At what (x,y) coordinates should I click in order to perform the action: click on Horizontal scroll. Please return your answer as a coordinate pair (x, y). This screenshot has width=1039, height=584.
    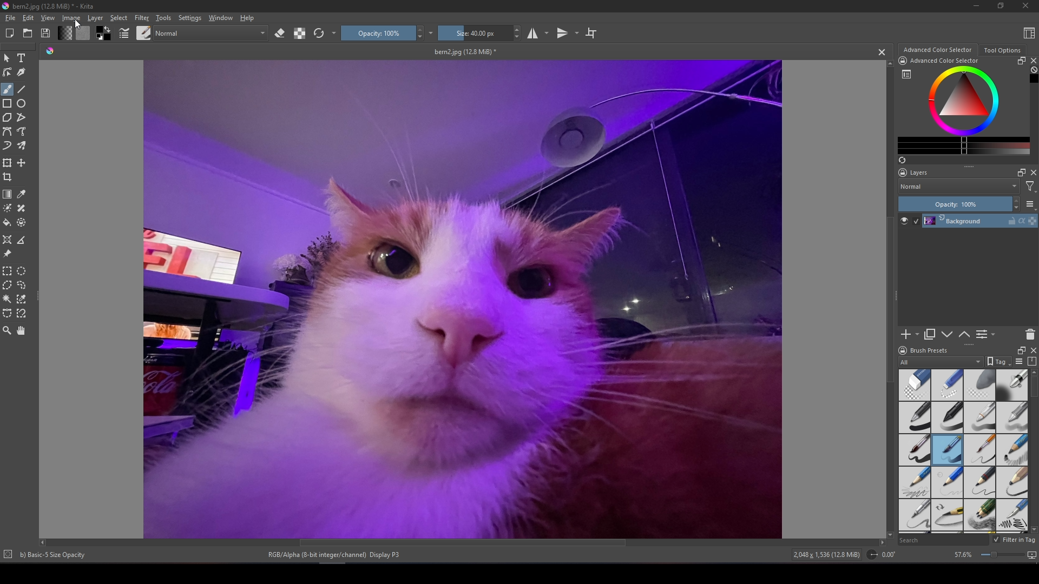
    Looking at the image, I should click on (463, 542).